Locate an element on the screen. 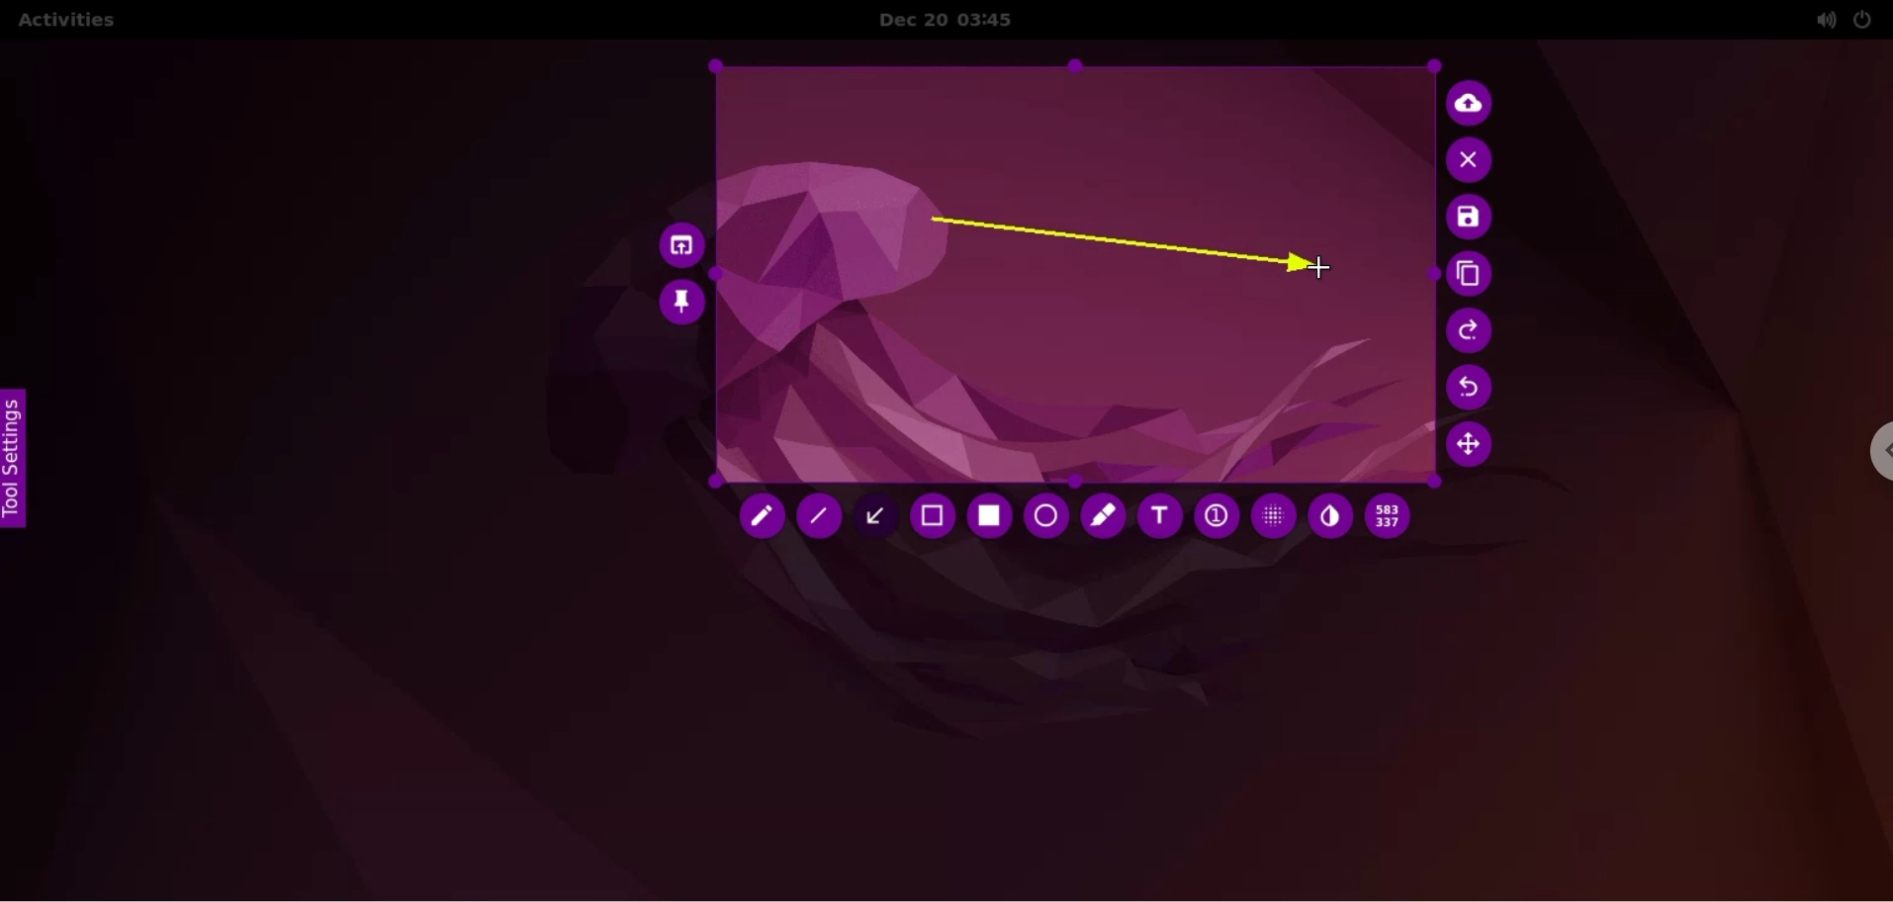 This screenshot has height=902, width=1893. cancel capture is located at coordinates (1473, 161).